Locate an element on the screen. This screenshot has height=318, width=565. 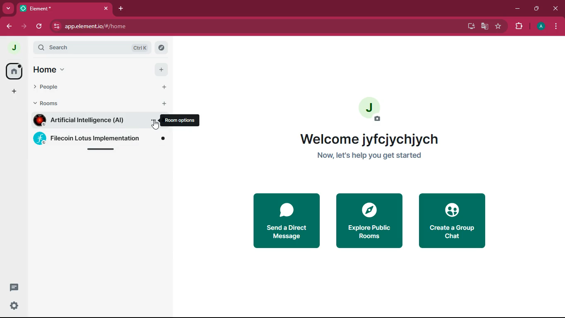
threads is located at coordinates (14, 287).